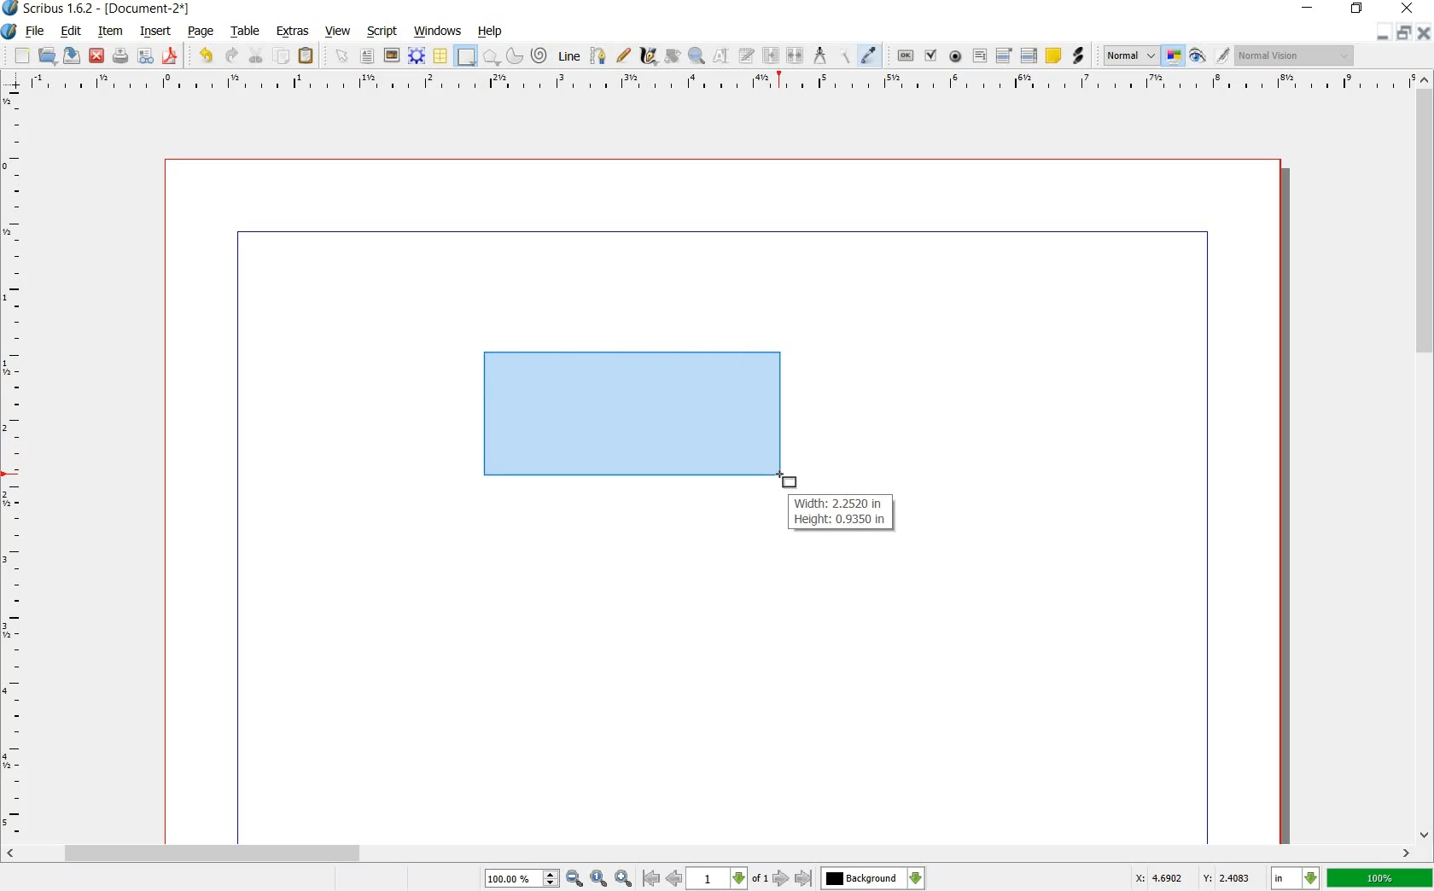 The height and width of the screenshot is (891, 1434). What do you see at coordinates (1225, 55) in the screenshot?
I see `EDIT IN PREVIEW MODE` at bounding box center [1225, 55].